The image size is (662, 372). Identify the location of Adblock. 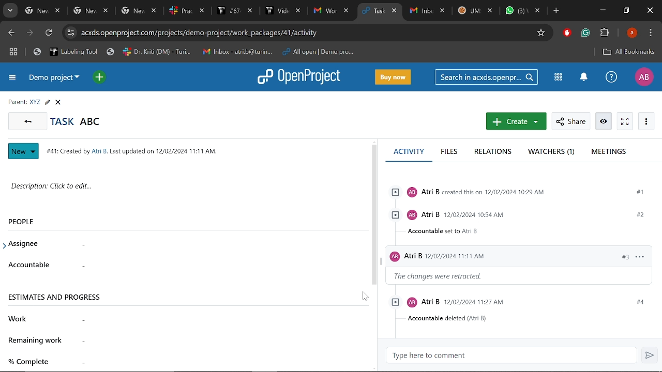
(566, 34).